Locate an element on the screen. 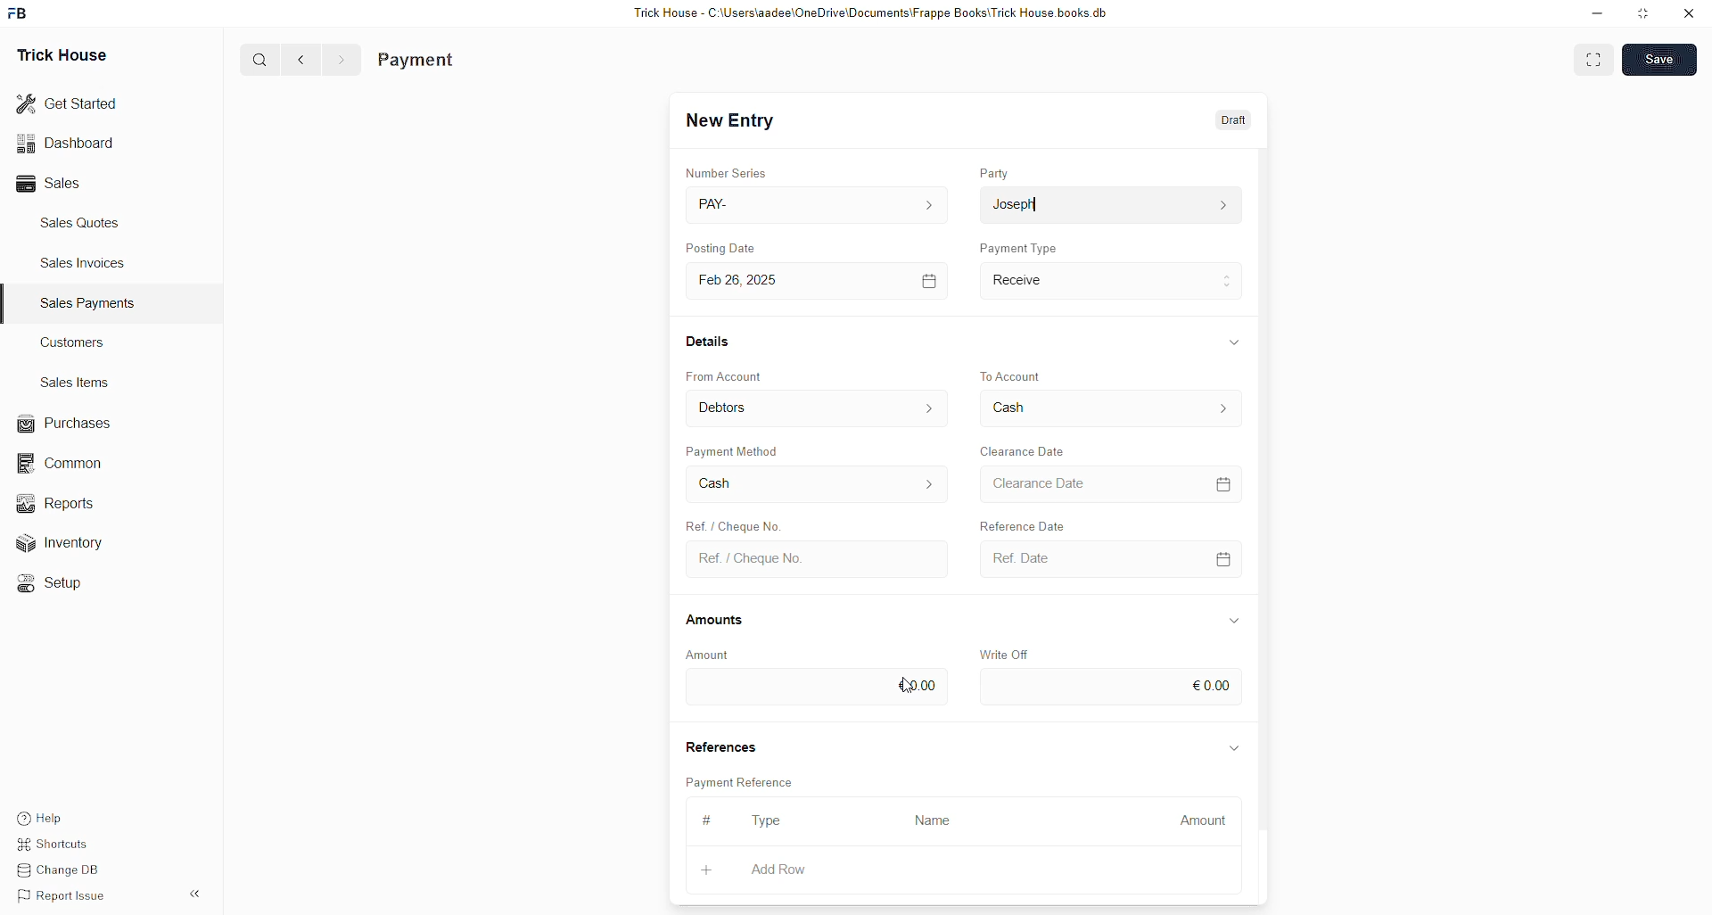 The height and width of the screenshot is (915, 1712). Show/Hide is located at coordinates (1235, 342).